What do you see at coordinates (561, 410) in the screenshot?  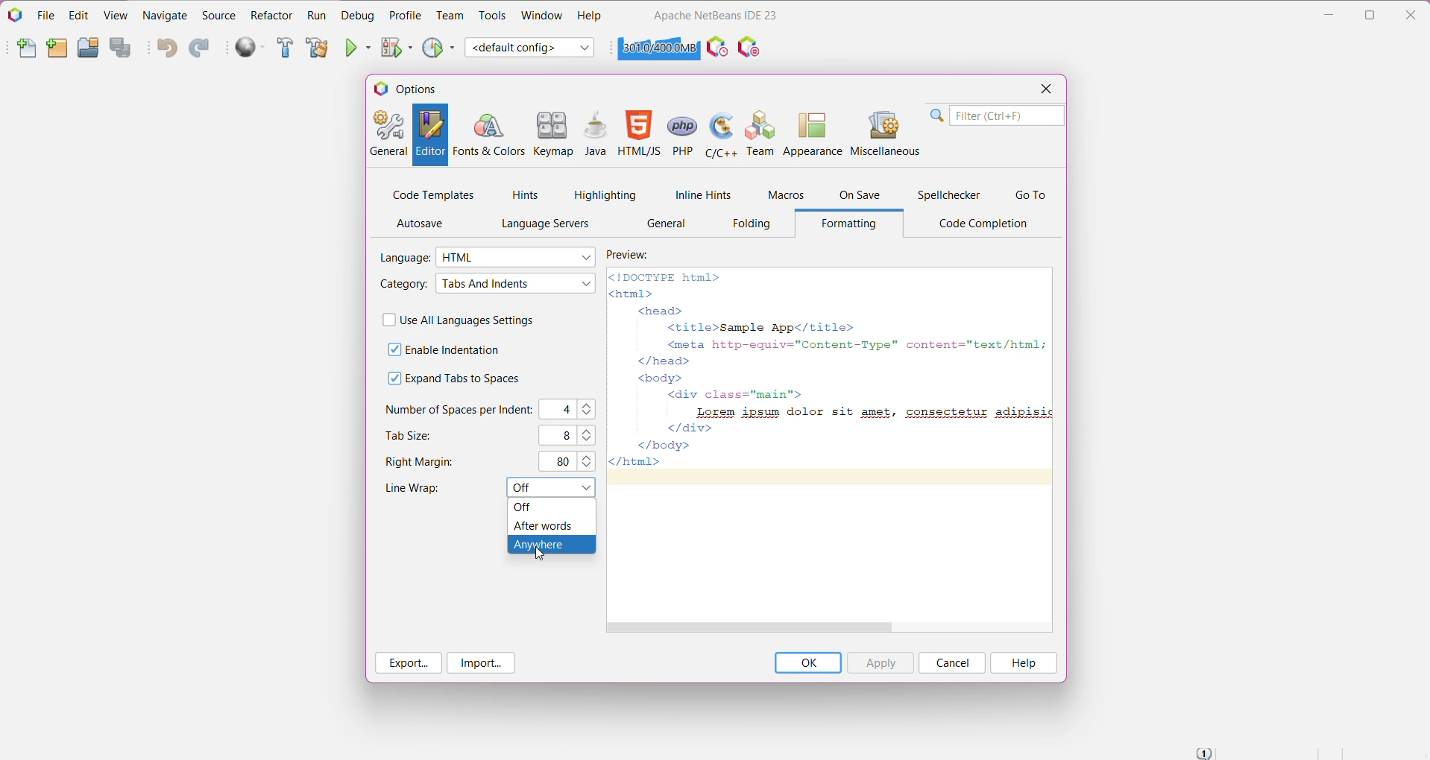 I see `C4` at bounding box center [561, 410].